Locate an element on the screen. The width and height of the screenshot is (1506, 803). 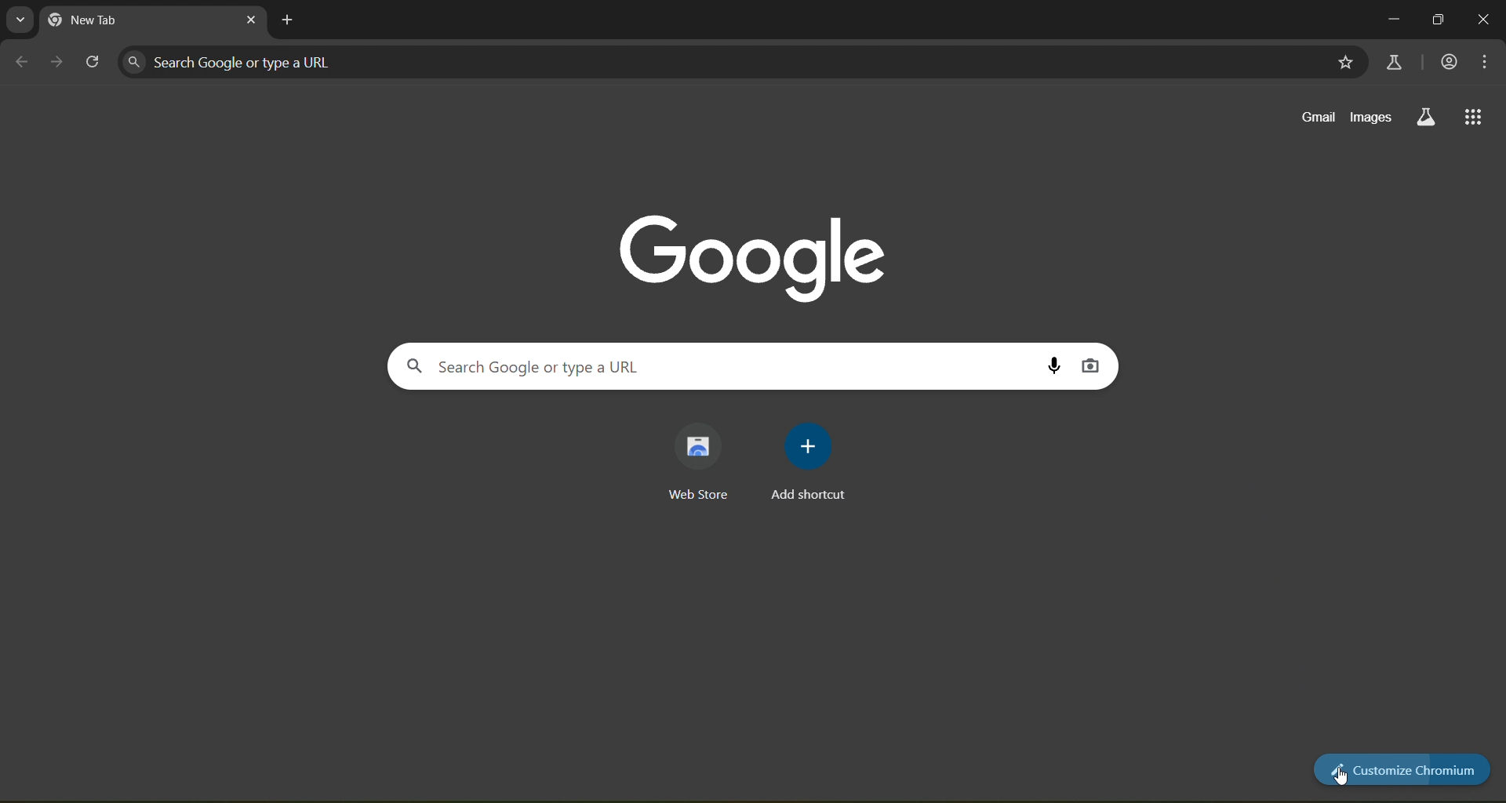
close is located at coordinates (247, 20).